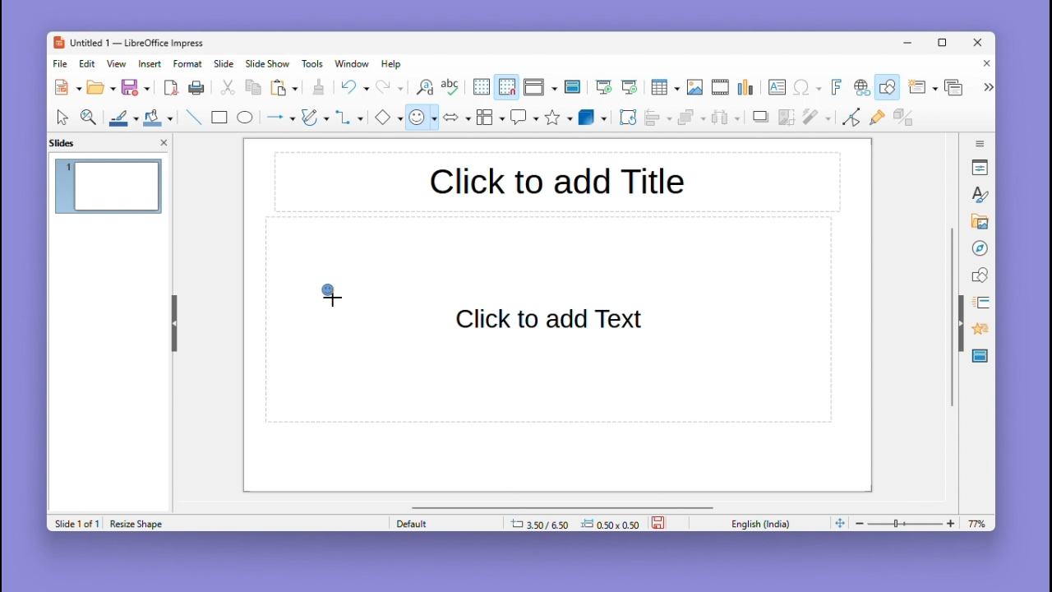 Image resolution: width=1052 pixels, height=592 pixels. Describe the element at coordinates (720, 88) in the screenshot. I see `Video` at that location.